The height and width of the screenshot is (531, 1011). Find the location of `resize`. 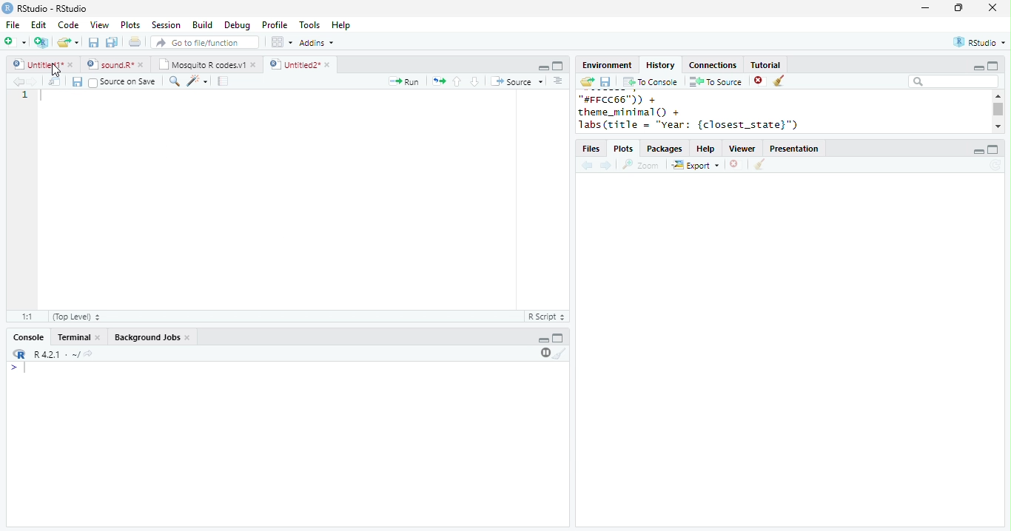

resize is located at coordinates (958, 8).